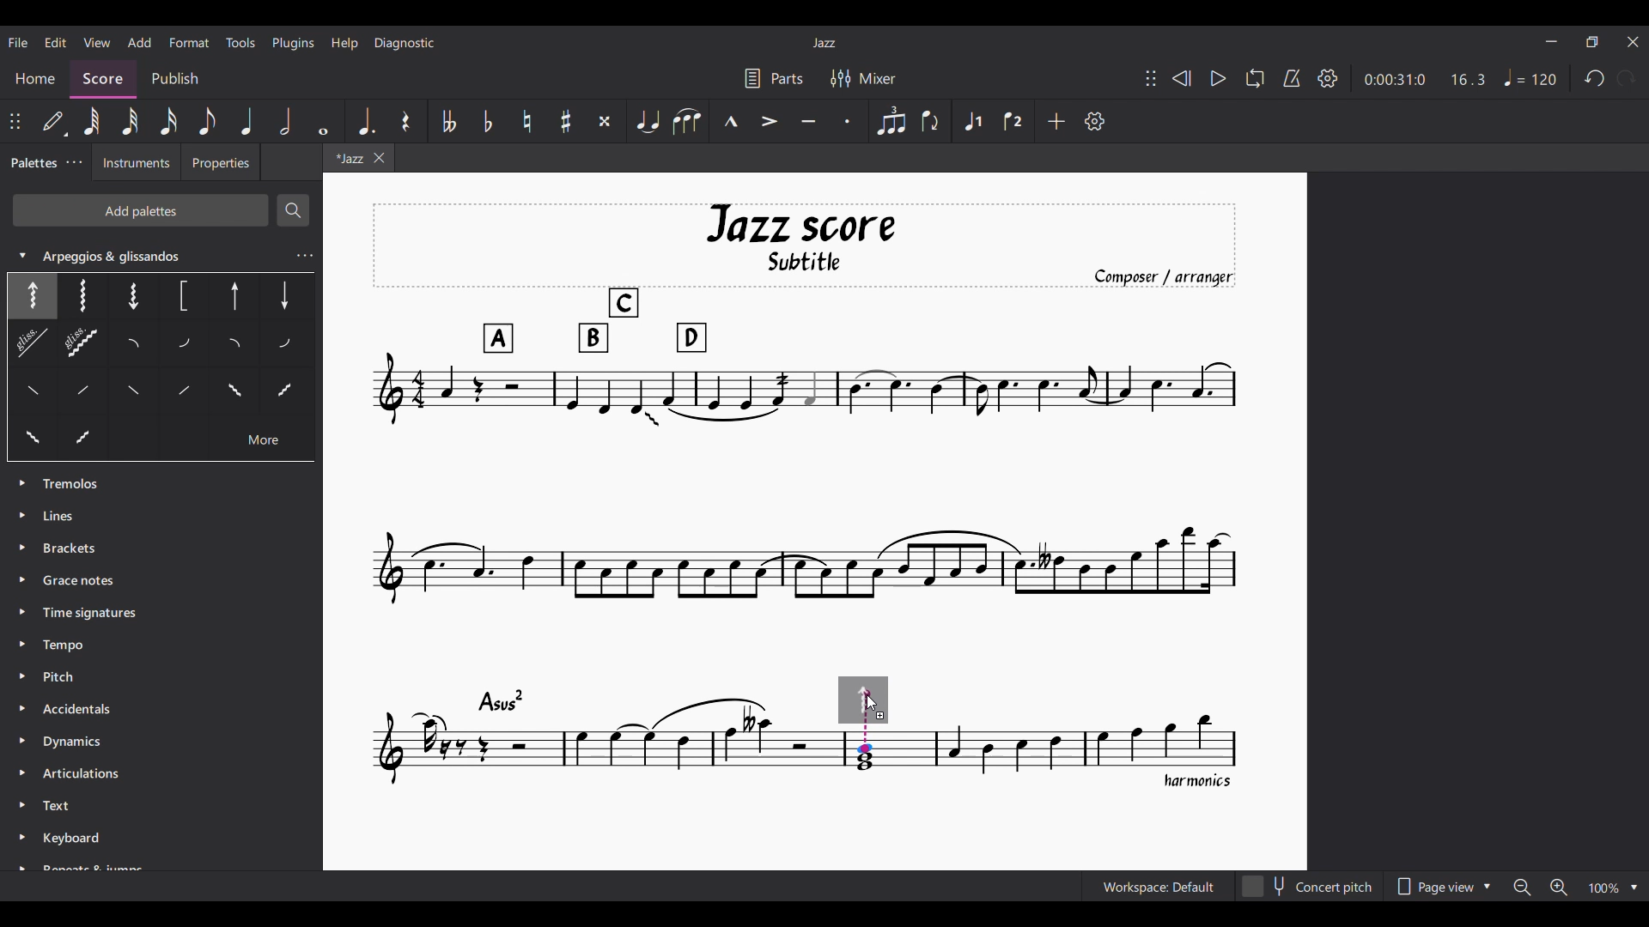  What do you see at coordinates (1627, 78) in the screenshot?
I see `Redo` at bounding box center [1627, 78].